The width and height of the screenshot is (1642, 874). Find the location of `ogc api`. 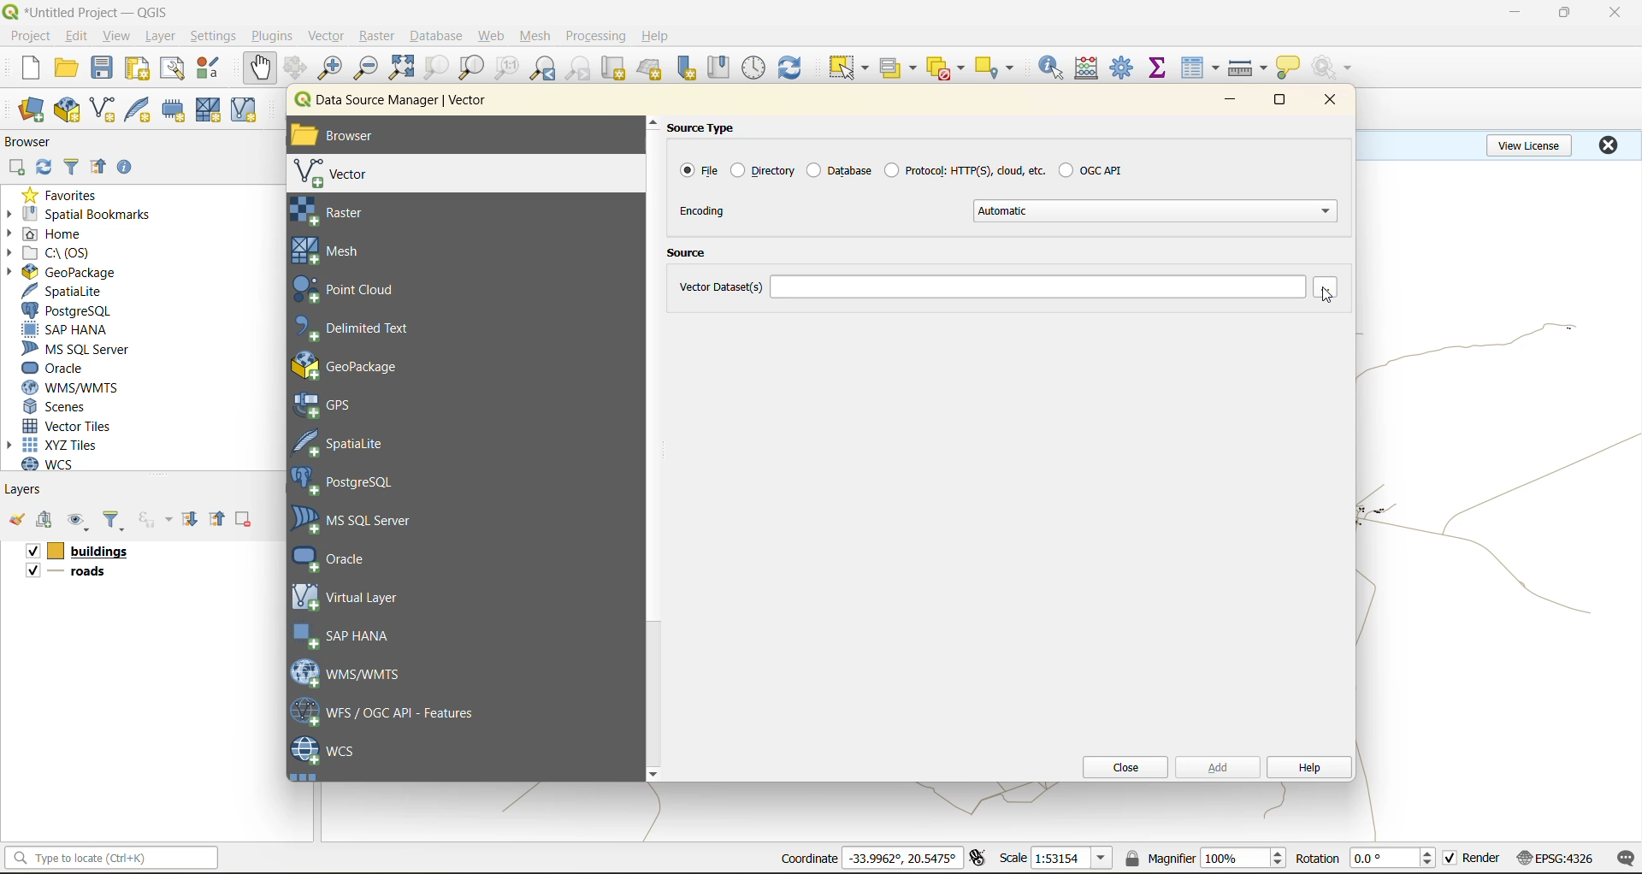

ogc api is located at coordinates (1090, 169).